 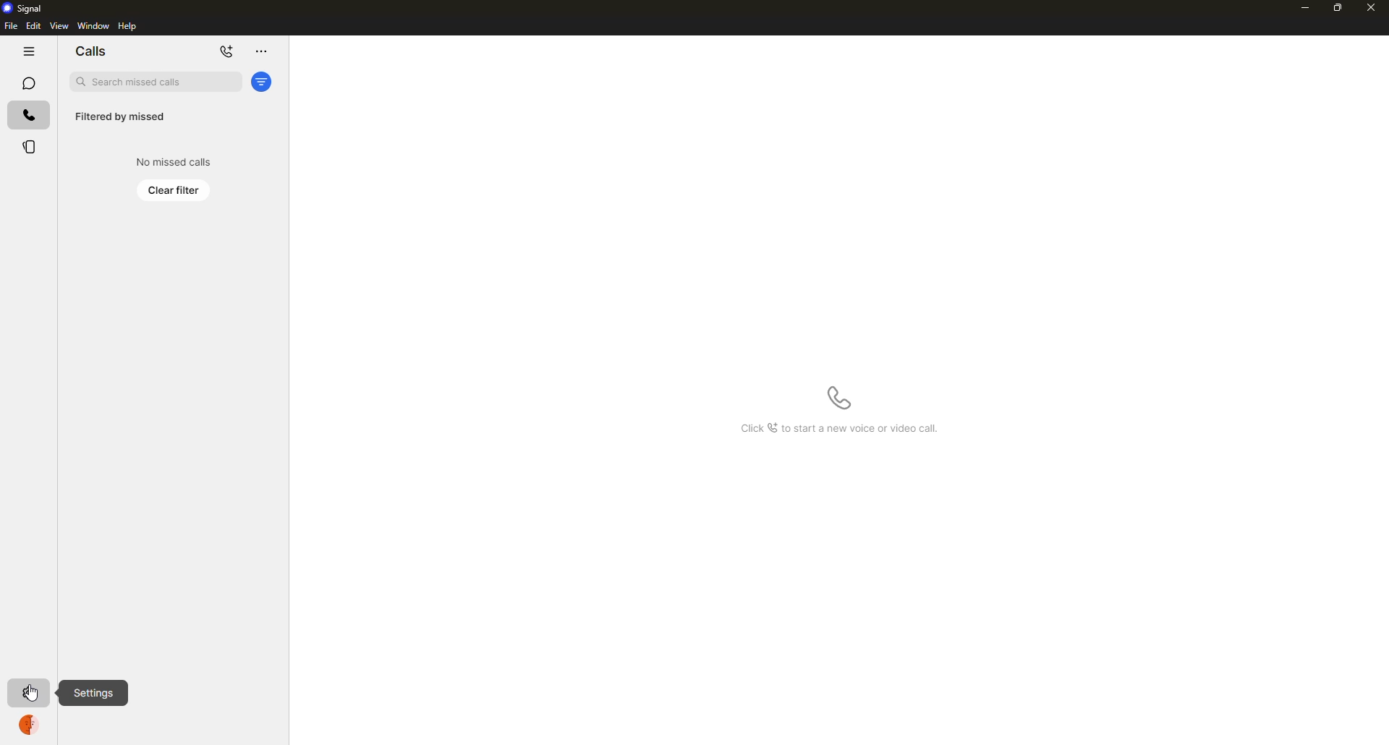 What do you see at coordinates (1304, 9) in the screenshot?
I see `minimize` at bounding box center [1304, 9].